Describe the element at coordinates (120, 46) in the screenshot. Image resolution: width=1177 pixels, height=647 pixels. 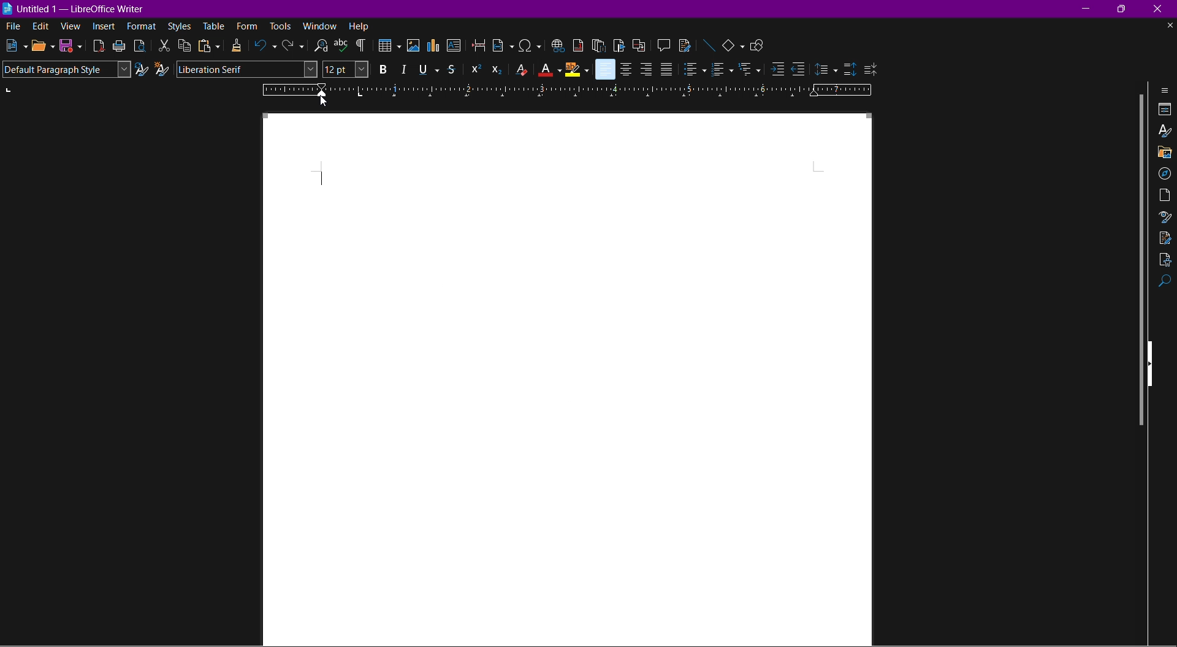
I see `Print` at that location.